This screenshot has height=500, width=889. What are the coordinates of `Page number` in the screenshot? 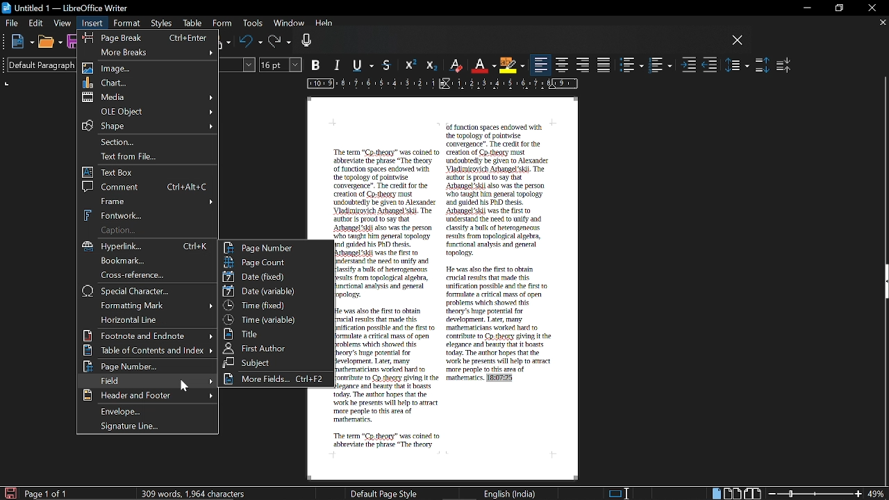 It's located at (276, 247).